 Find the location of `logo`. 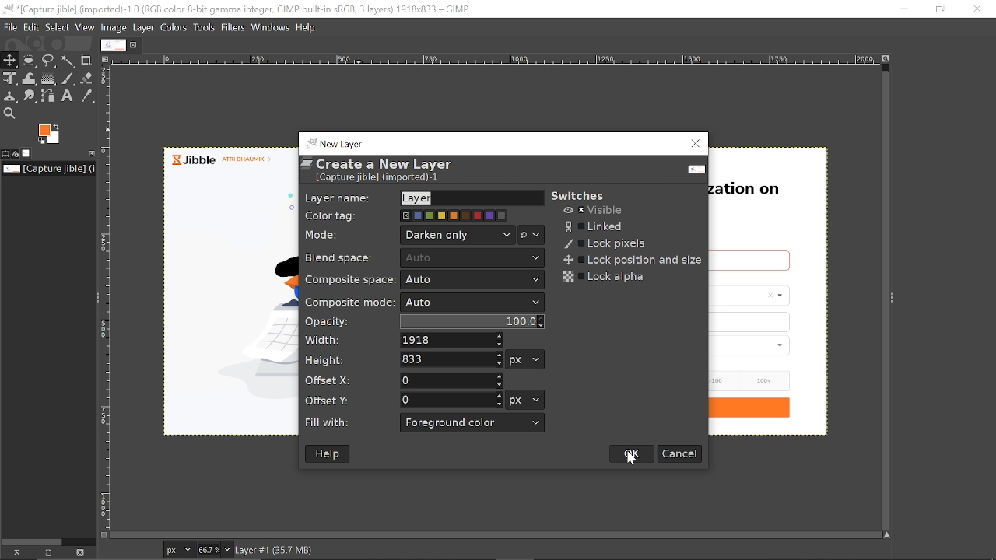

logo is located at coordinates (693, 170).